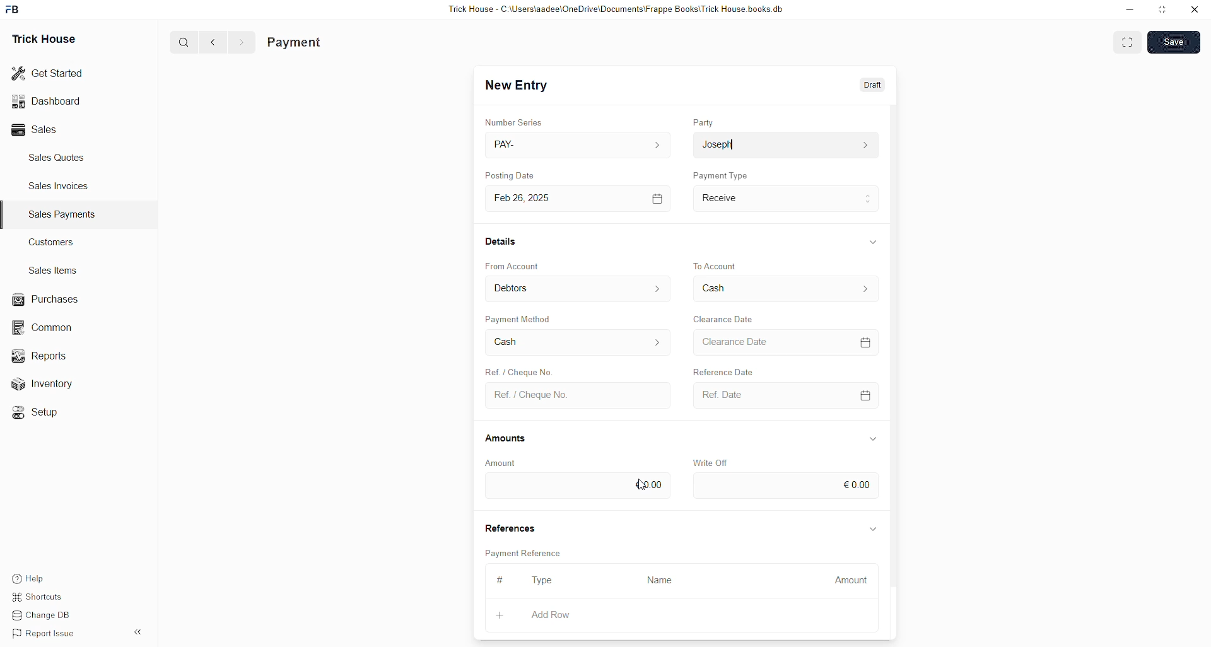 The height and width of the screenshot is (647, 1211). What do you see at coordinates (213, 43) in the screenshot?
I see `Back` at bounding box center [213, 43].